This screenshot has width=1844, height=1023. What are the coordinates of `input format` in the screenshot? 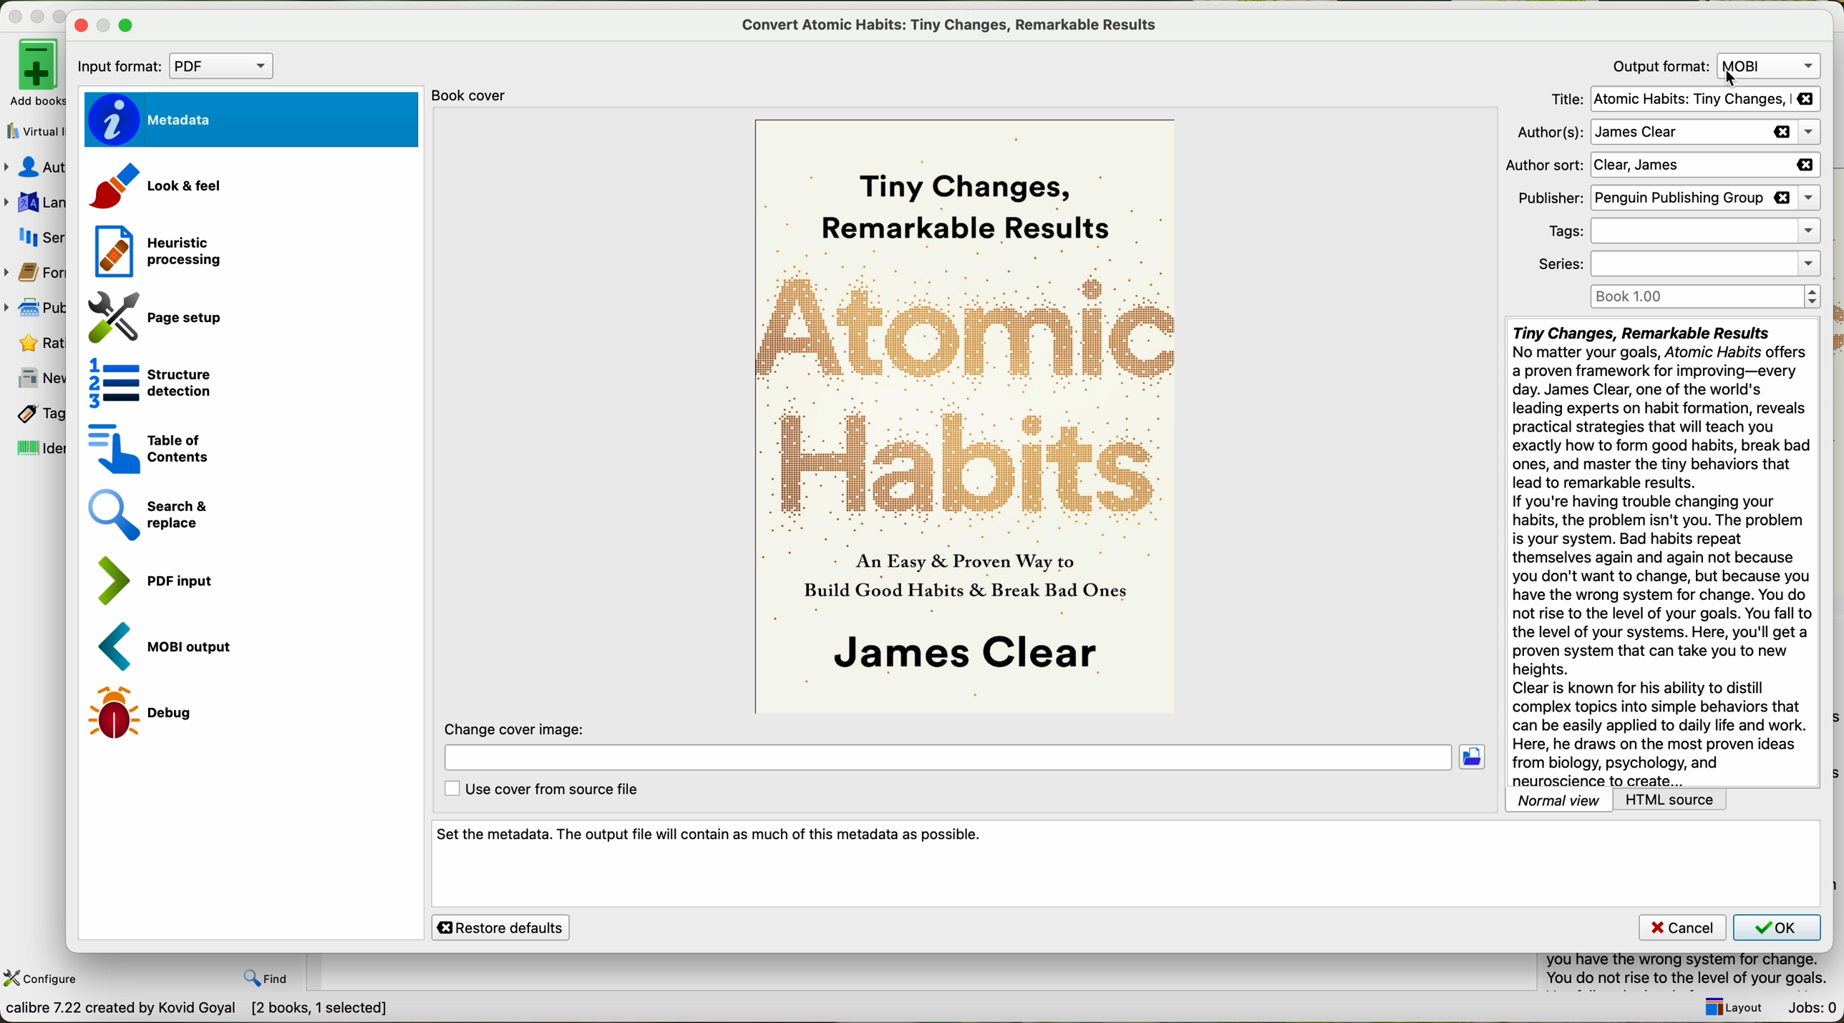 It's located at (170, 66).